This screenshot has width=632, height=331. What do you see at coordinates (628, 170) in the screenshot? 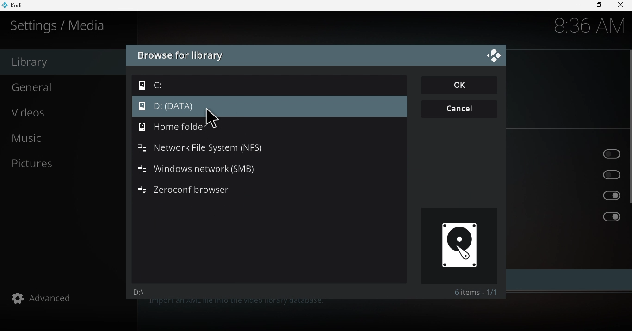
I see `scroll bar` at bounding box center [628, 170].